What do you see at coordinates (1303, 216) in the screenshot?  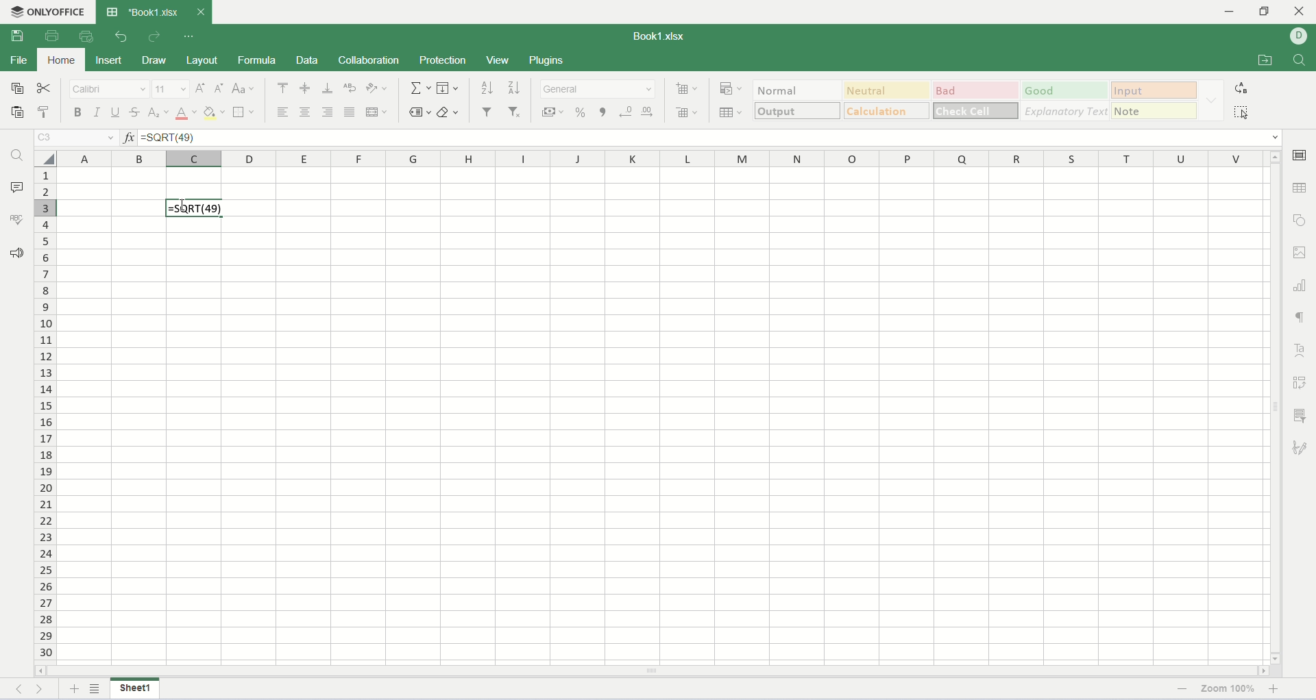 I see `object settings` at bounding box center [1303, 216].